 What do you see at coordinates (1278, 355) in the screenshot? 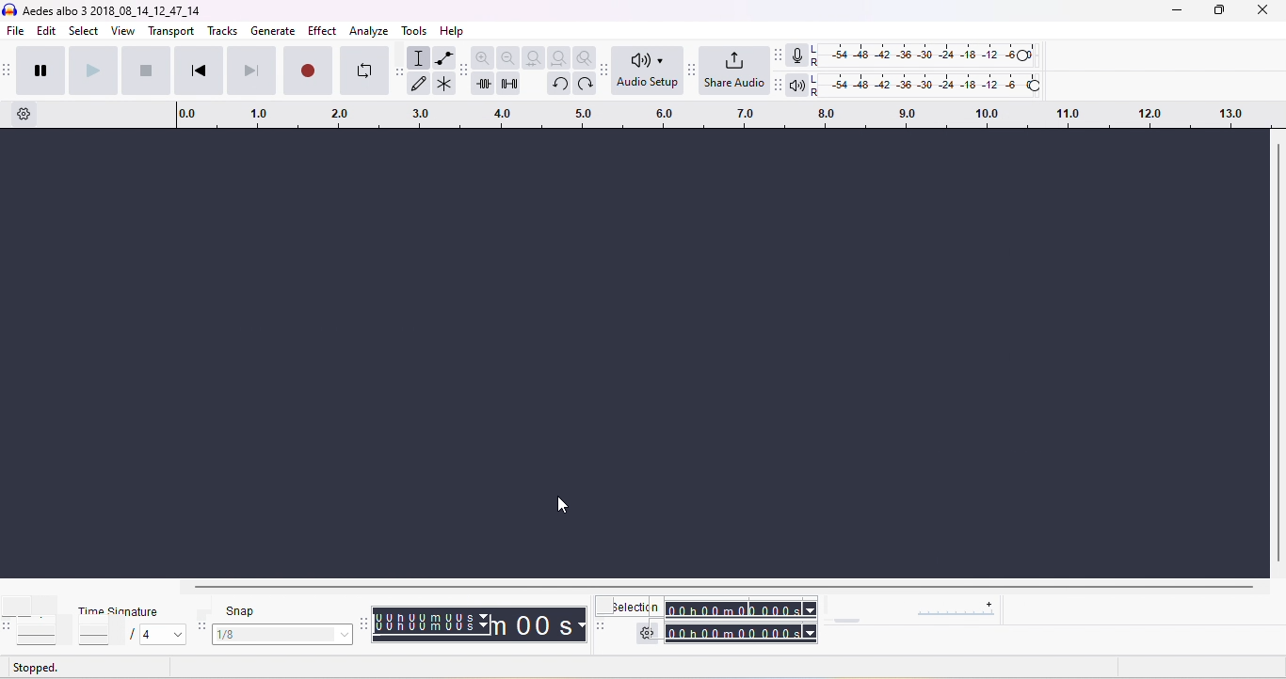
I see `vertical scroll bar` at bounding box center [1278, 355].